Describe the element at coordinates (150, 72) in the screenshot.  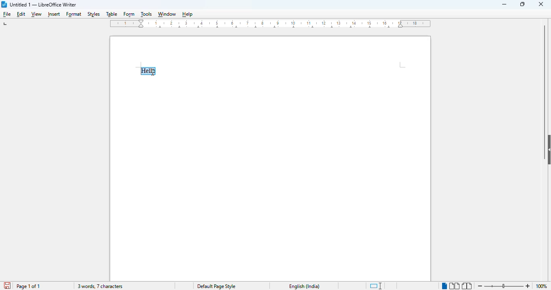
I see `hotkey (Ctrl+alt+C) on selected text` at that location.